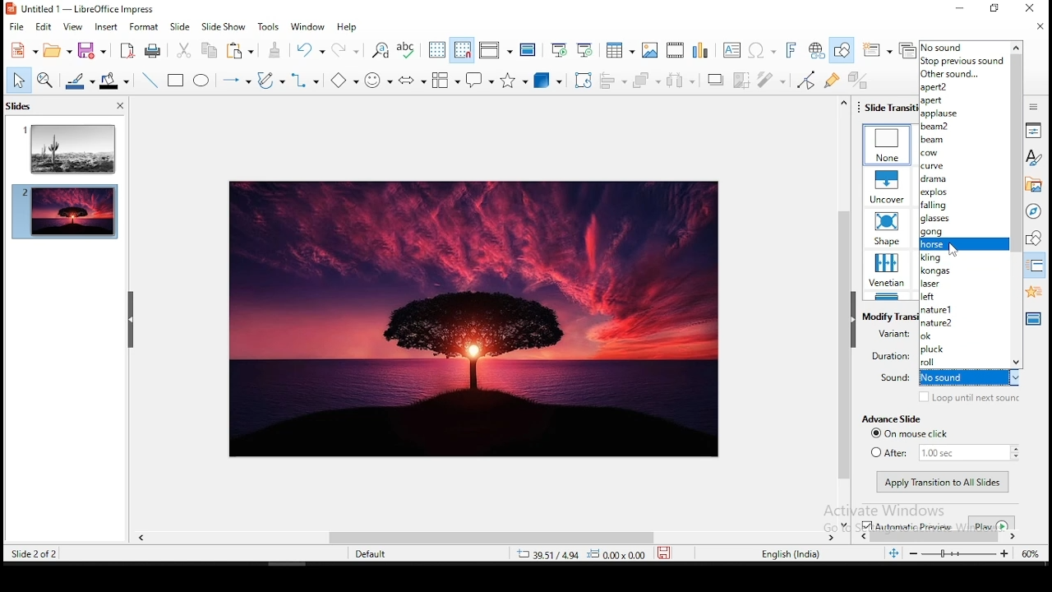 The height and width of the screenshot is (592, 1052). I want to click on rectangle, so click(178, 81).